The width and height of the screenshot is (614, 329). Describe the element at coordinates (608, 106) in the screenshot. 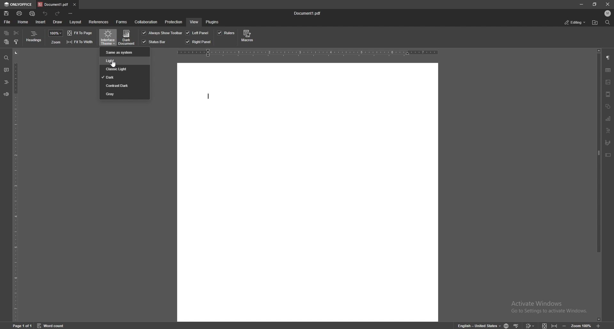

I see `shapes` at that location.